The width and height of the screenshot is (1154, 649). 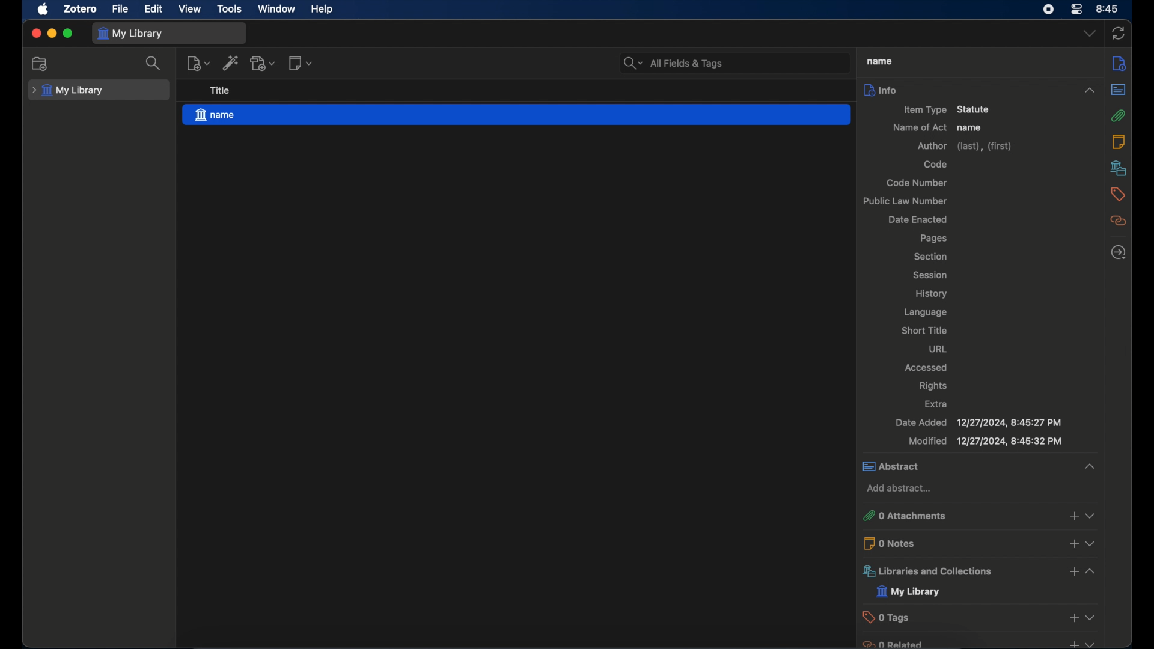 I want to click on pages, so click(x=933, y=239).